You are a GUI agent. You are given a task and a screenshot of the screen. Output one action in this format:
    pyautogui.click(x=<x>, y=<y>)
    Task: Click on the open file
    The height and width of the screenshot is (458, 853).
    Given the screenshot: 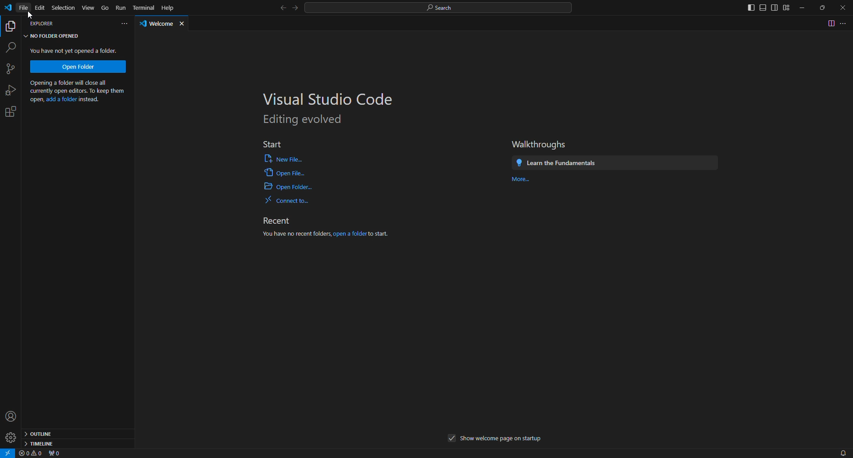 What is the action you would take?
    pyautogui.click(x=283, y=158)
    